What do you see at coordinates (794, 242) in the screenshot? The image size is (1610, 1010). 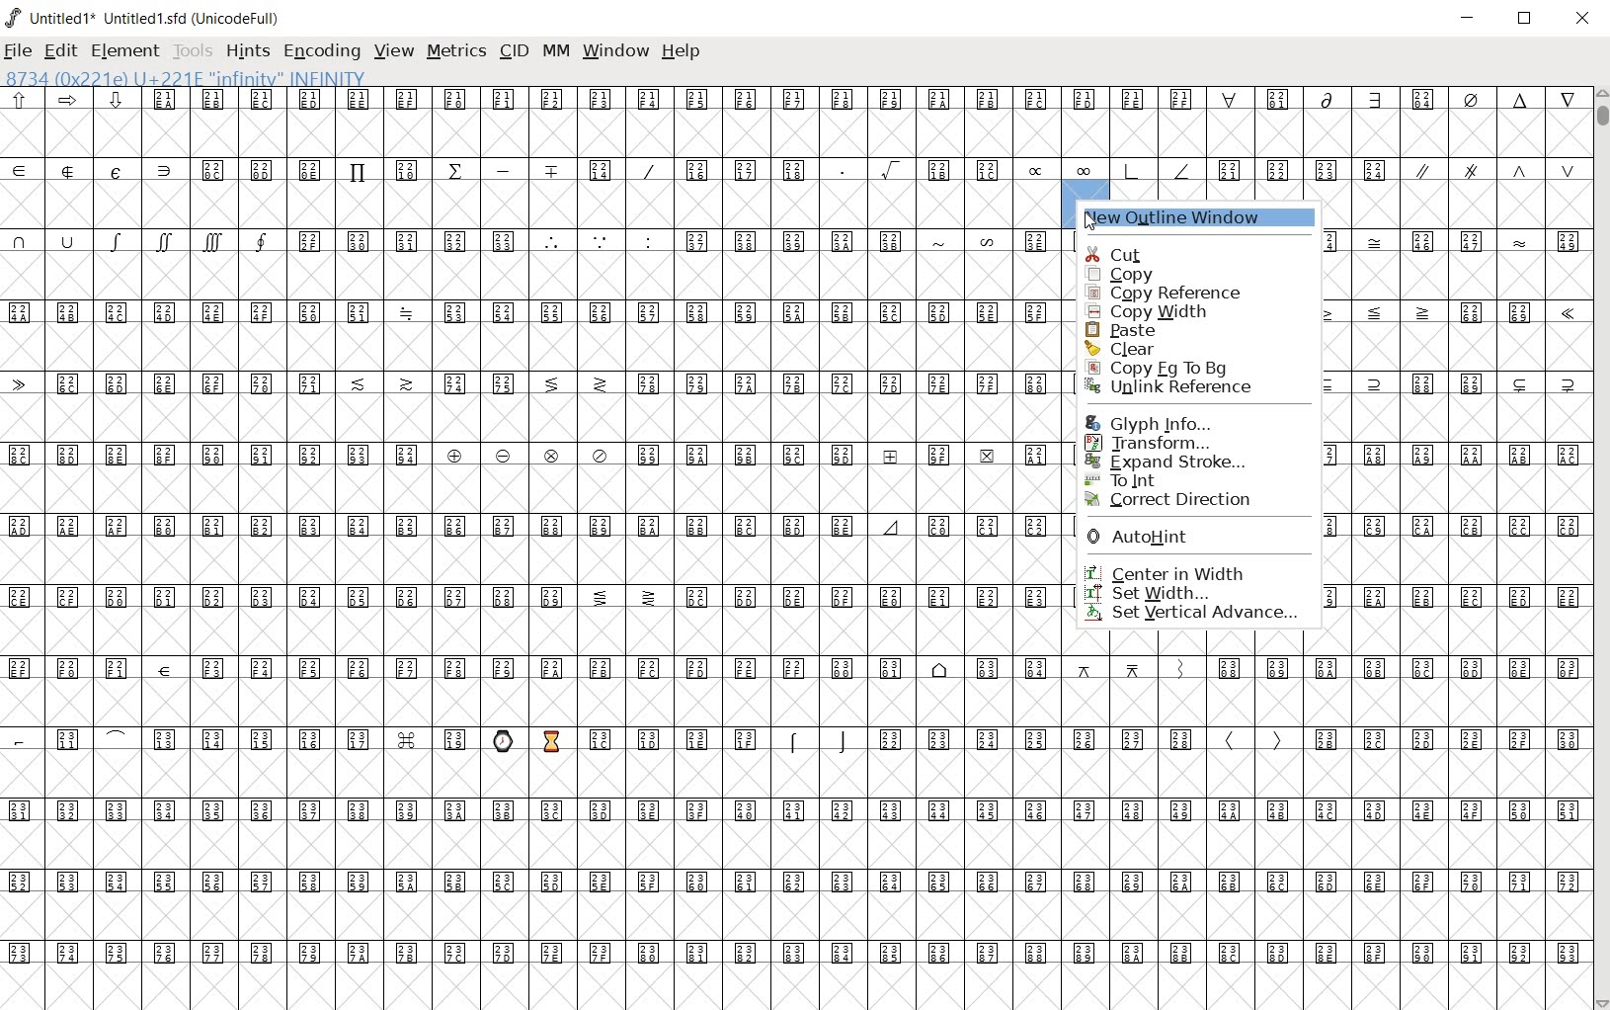 I see `Unicode code points` at bounding box center [794, 242].